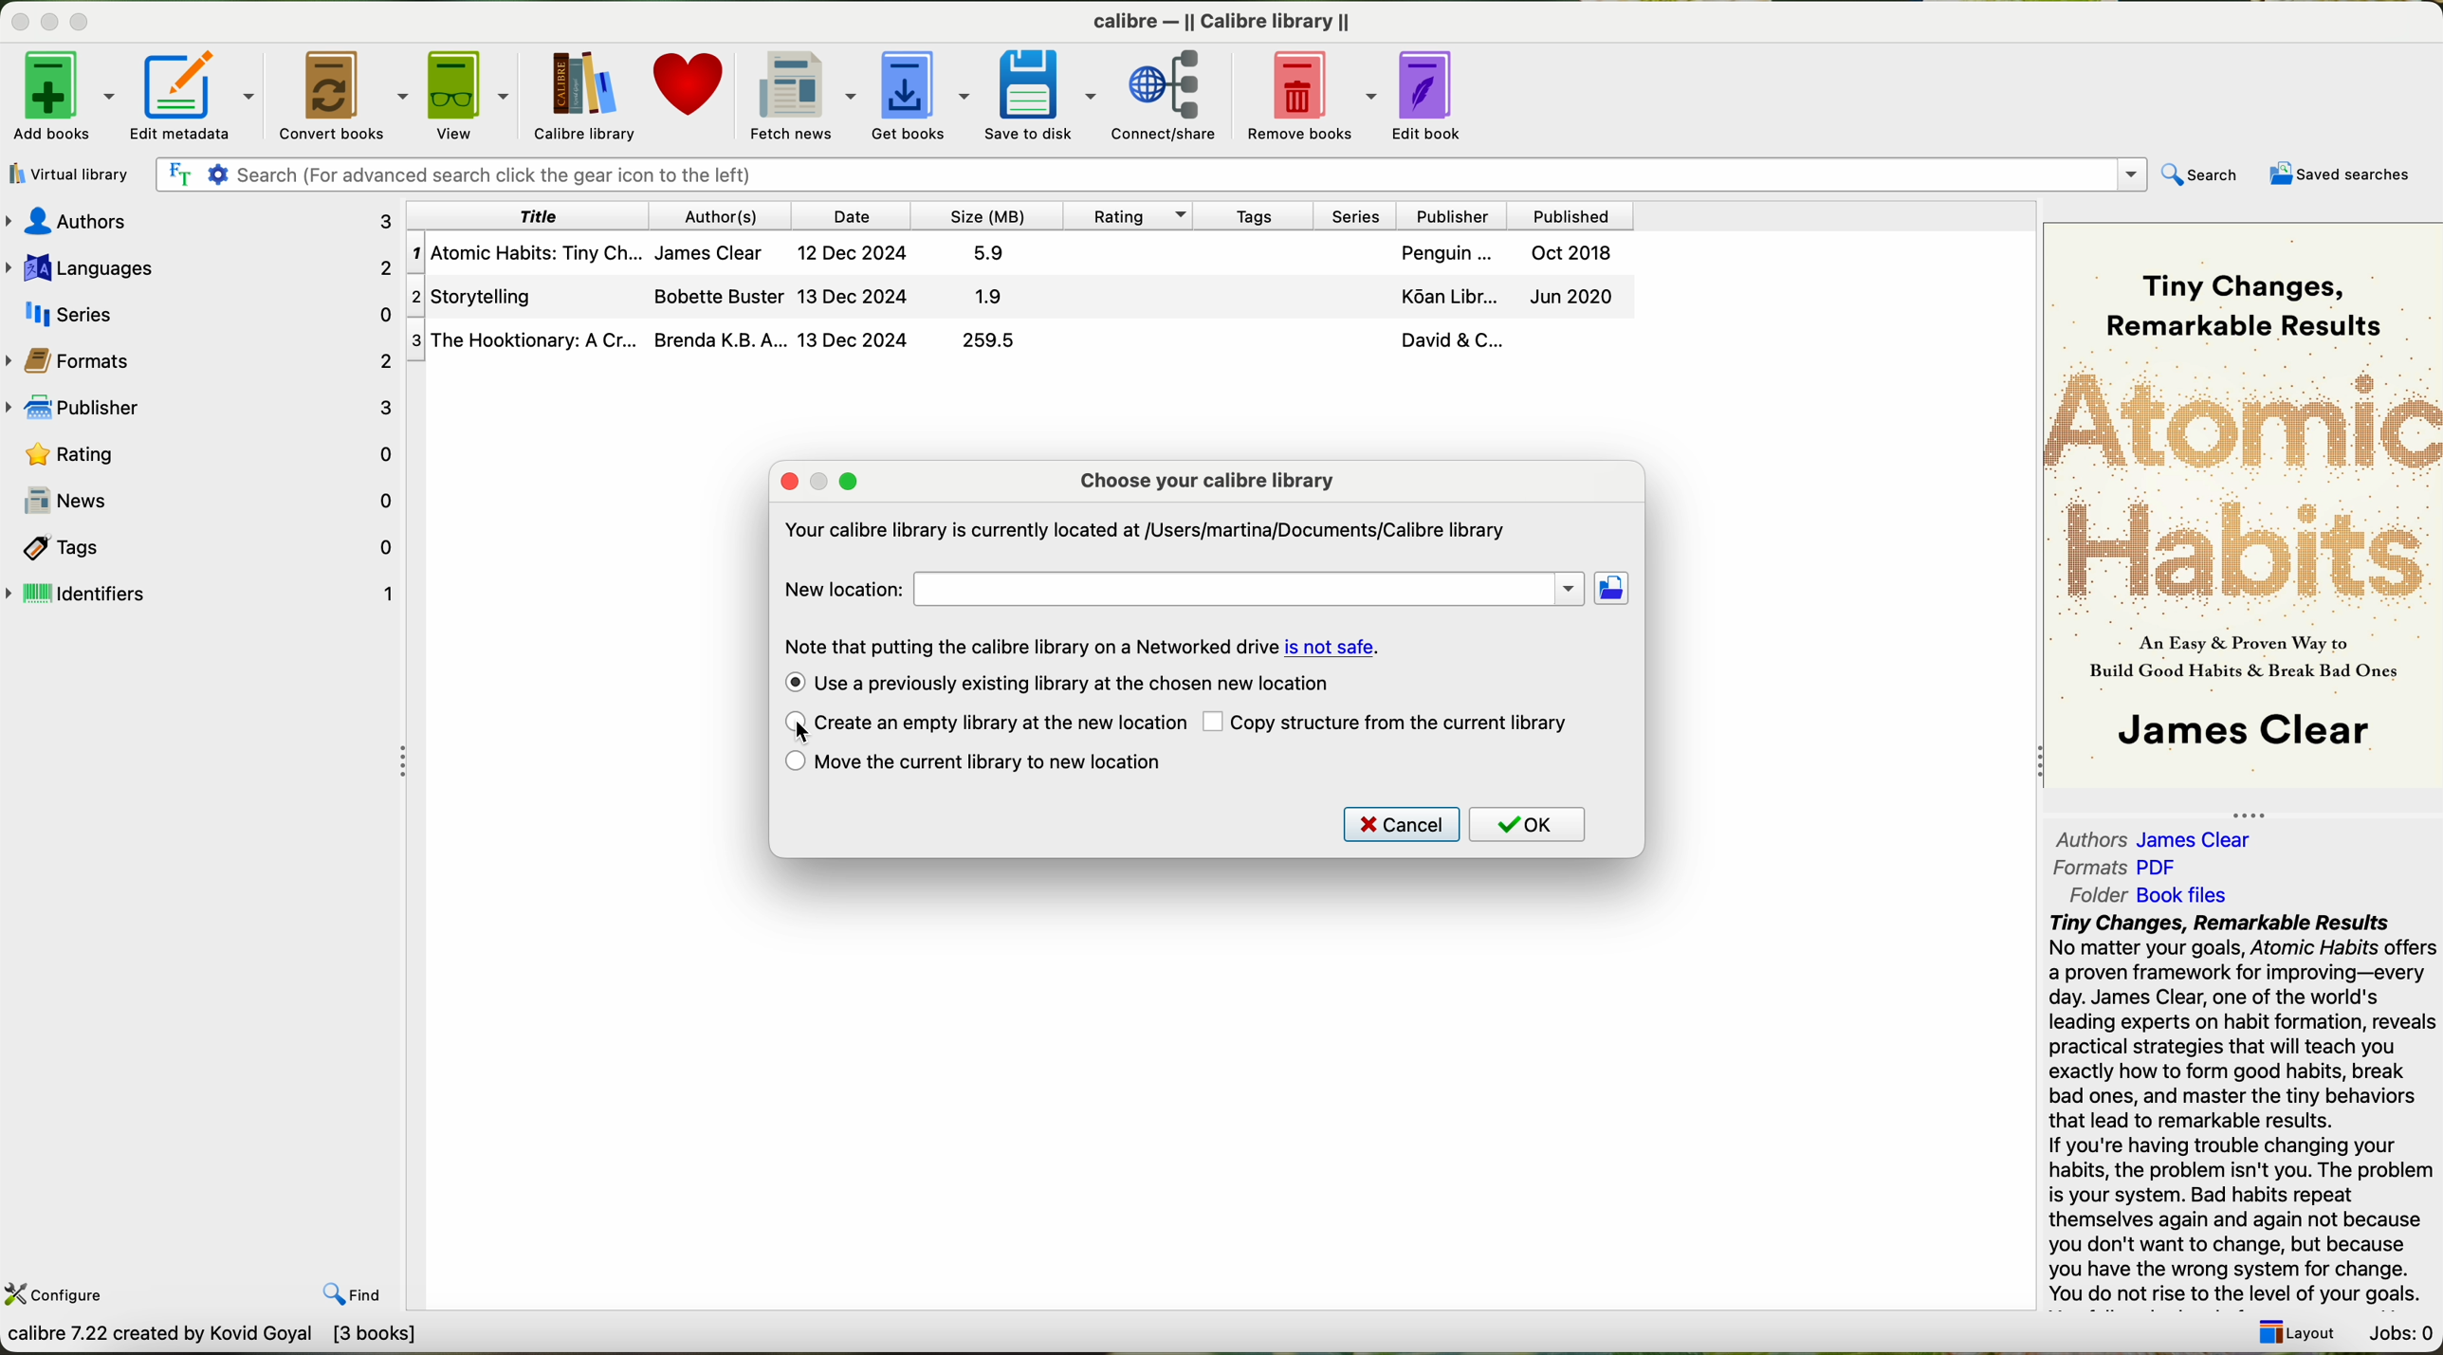 Image resolution: width=2443 pixels, height=1355 pixels. I want to click on Jobs: 0, so click(2398, 1328).